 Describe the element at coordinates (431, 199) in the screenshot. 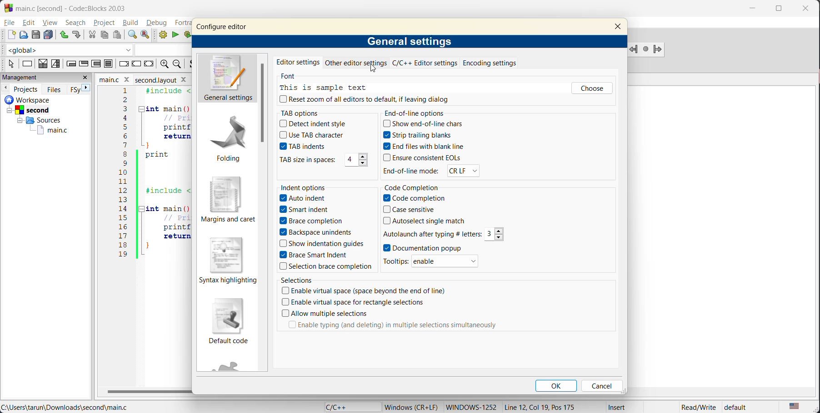

I see `Code completion` at that location.